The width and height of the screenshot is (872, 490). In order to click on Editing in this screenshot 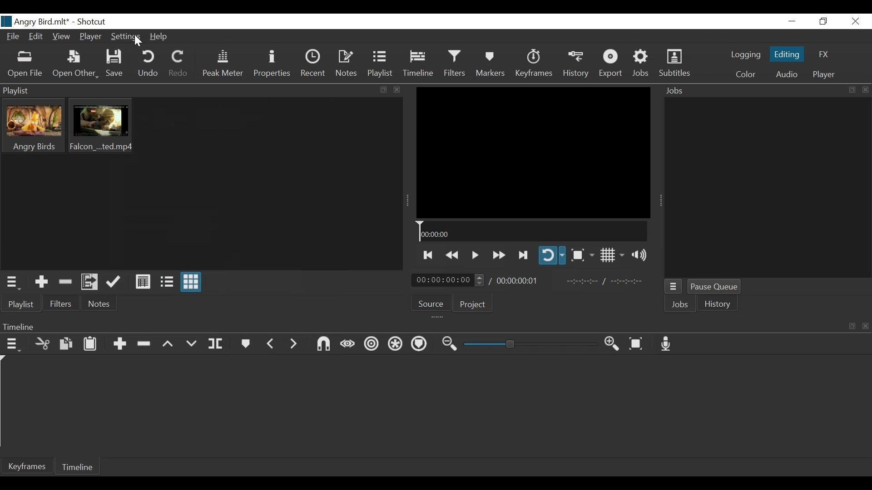, I will do `click(787, 54)`.